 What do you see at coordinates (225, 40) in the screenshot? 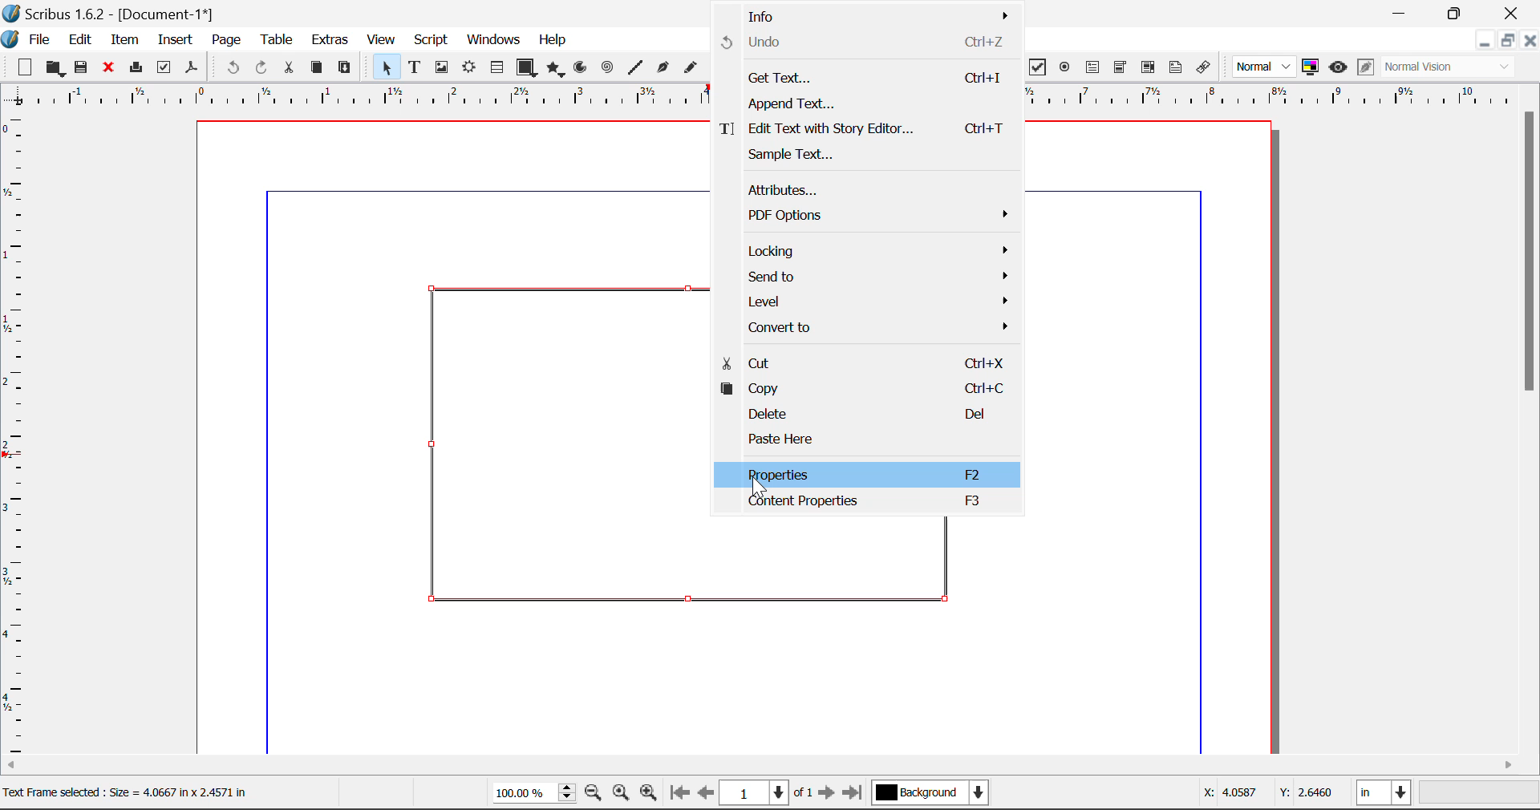
I see `Page` at bounding box center [225, 40].